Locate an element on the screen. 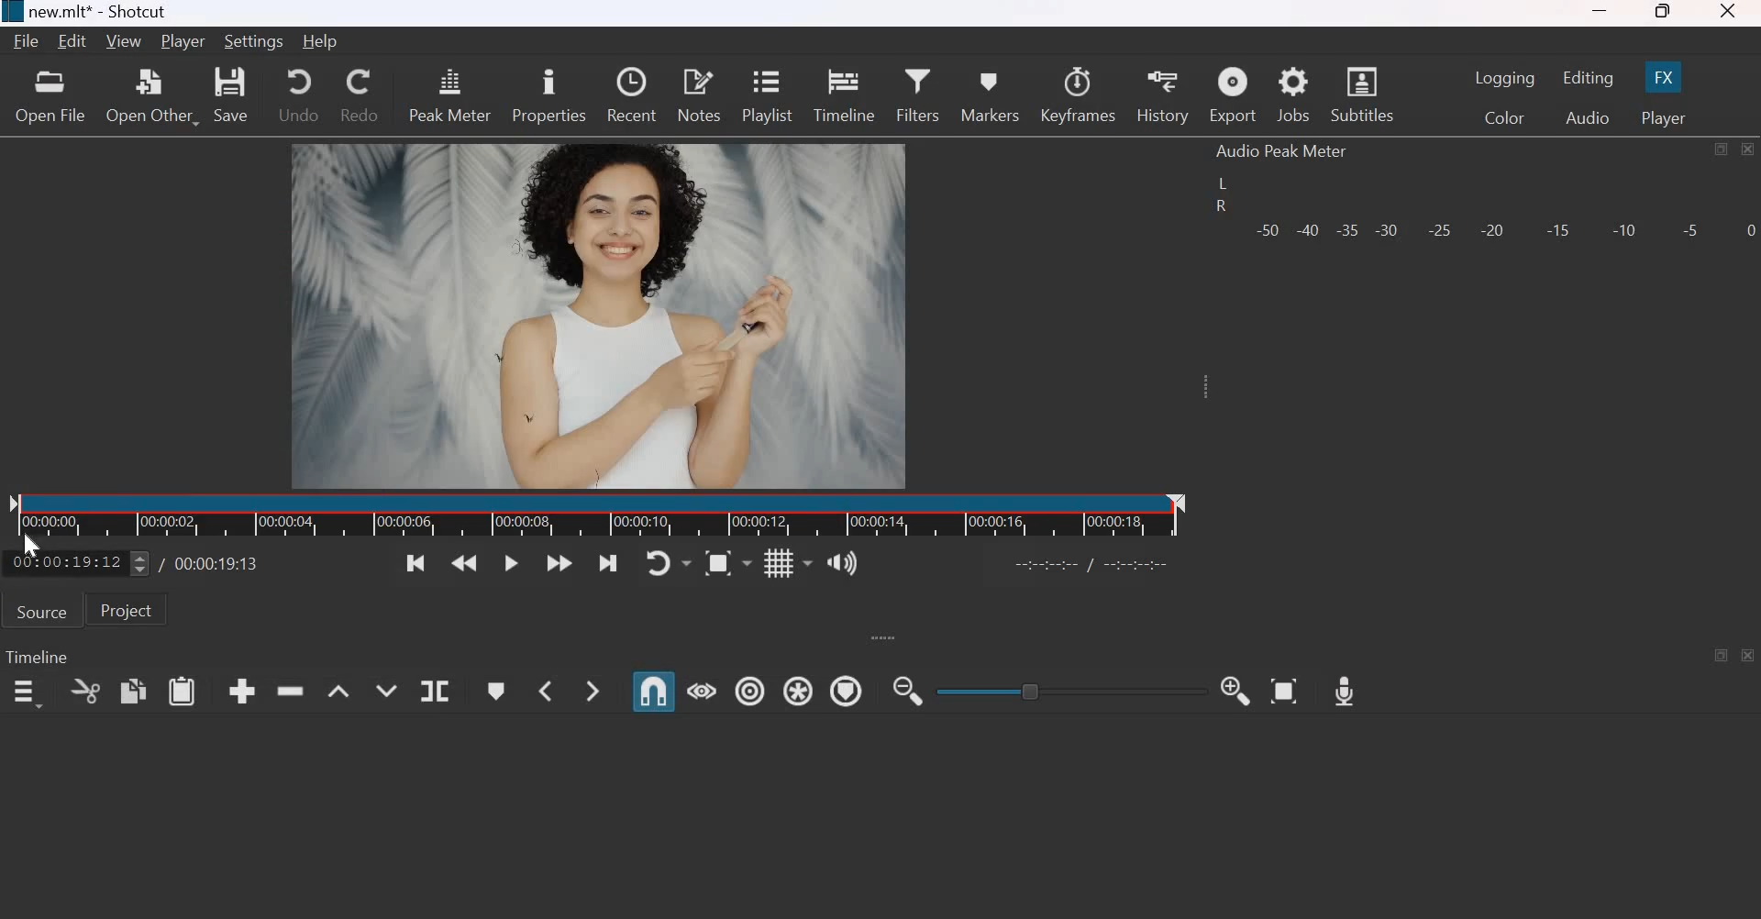 The image size is (1761, 919). left is located at coordinates (1225, 183).